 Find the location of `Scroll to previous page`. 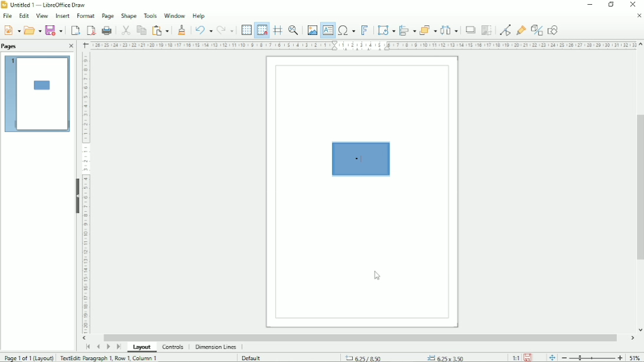

Scroll to previous page is located at coordinates (98, 347).